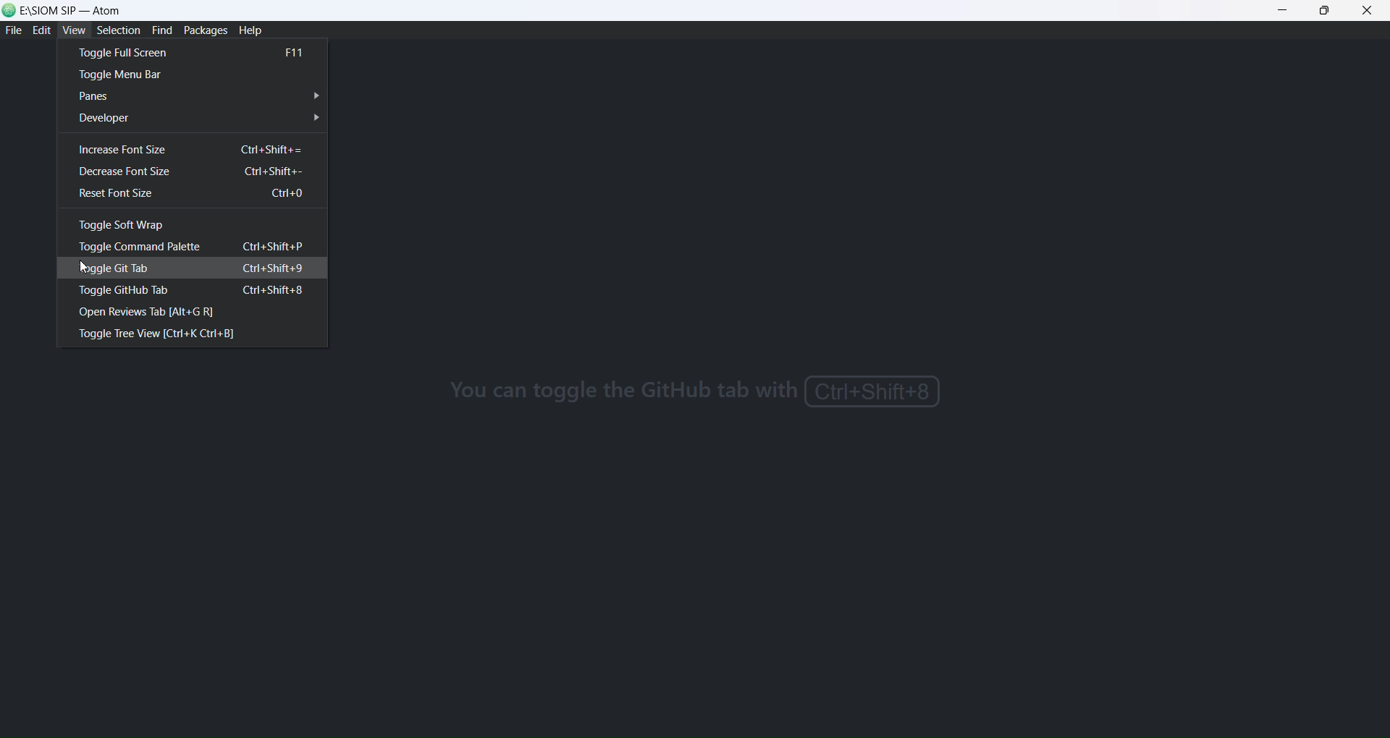  I want to click on packages, so click(203, 30).